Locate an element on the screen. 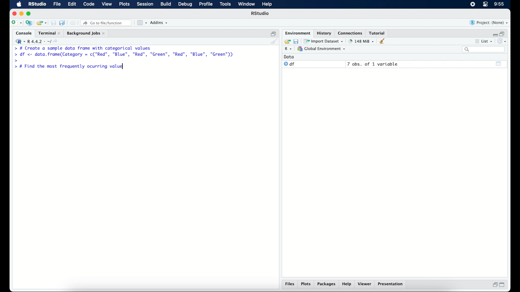 The image size is (520, 292). data is located at coordinates (291, 57).